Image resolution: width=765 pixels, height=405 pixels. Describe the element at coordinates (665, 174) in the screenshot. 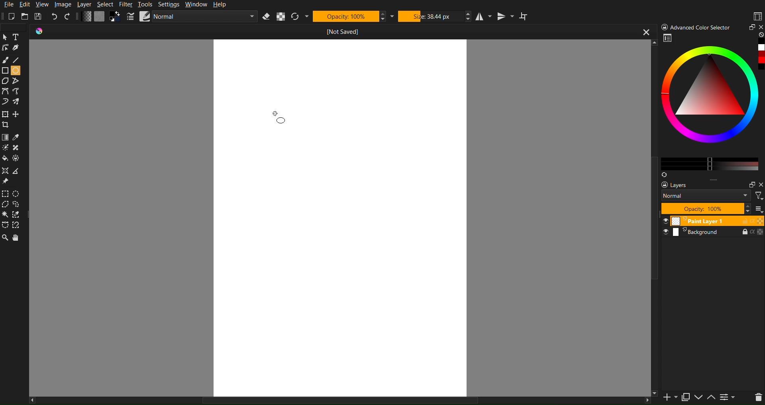

I see `Syns` at that location.